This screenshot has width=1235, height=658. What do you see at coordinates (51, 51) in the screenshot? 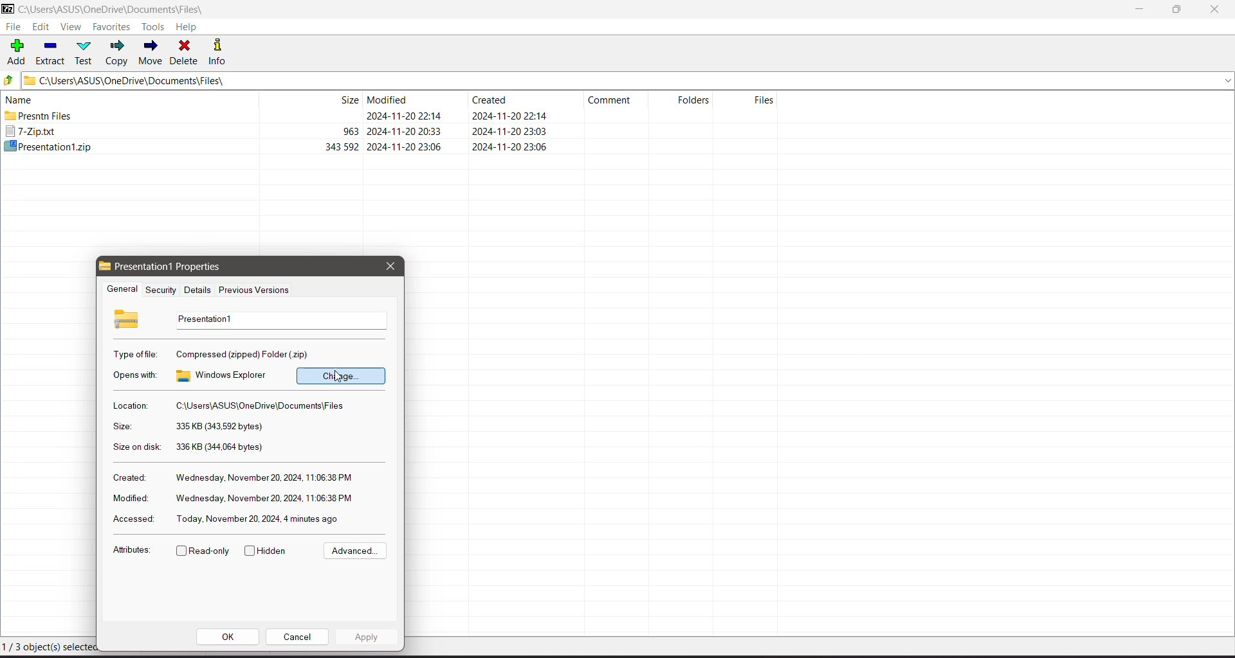
I see `Extract` at bounding box center [51, 51].